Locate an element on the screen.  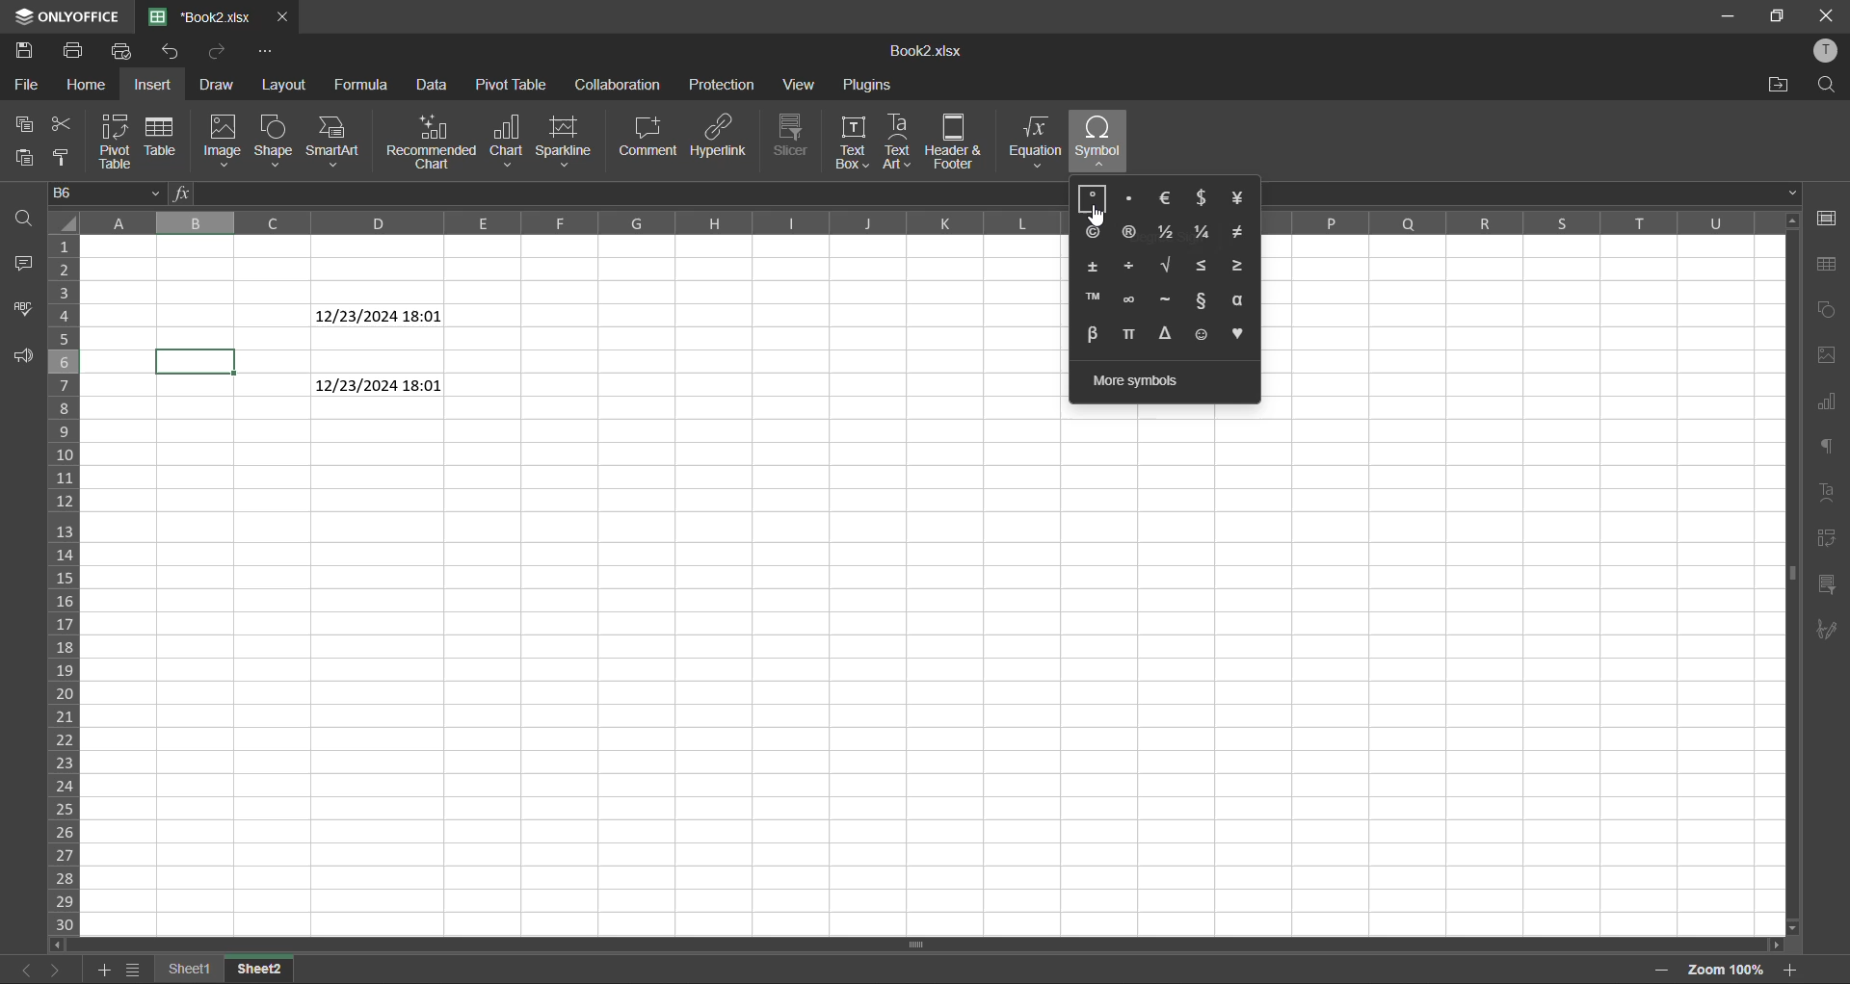
layout is located at coordinates (294, 85).